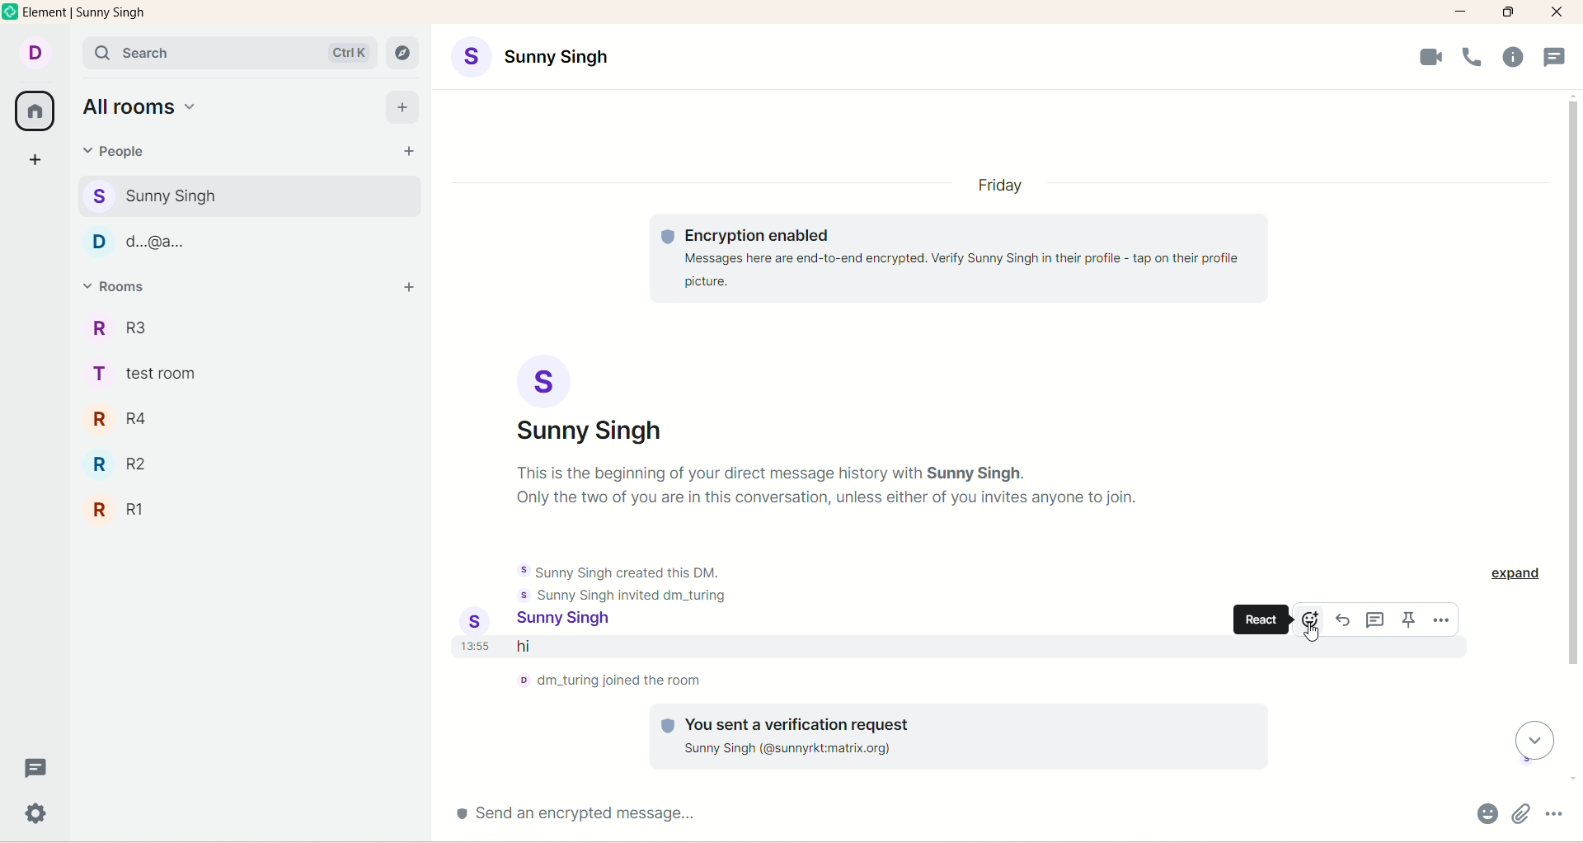  I want to click on scroll, so click(1534, 741).